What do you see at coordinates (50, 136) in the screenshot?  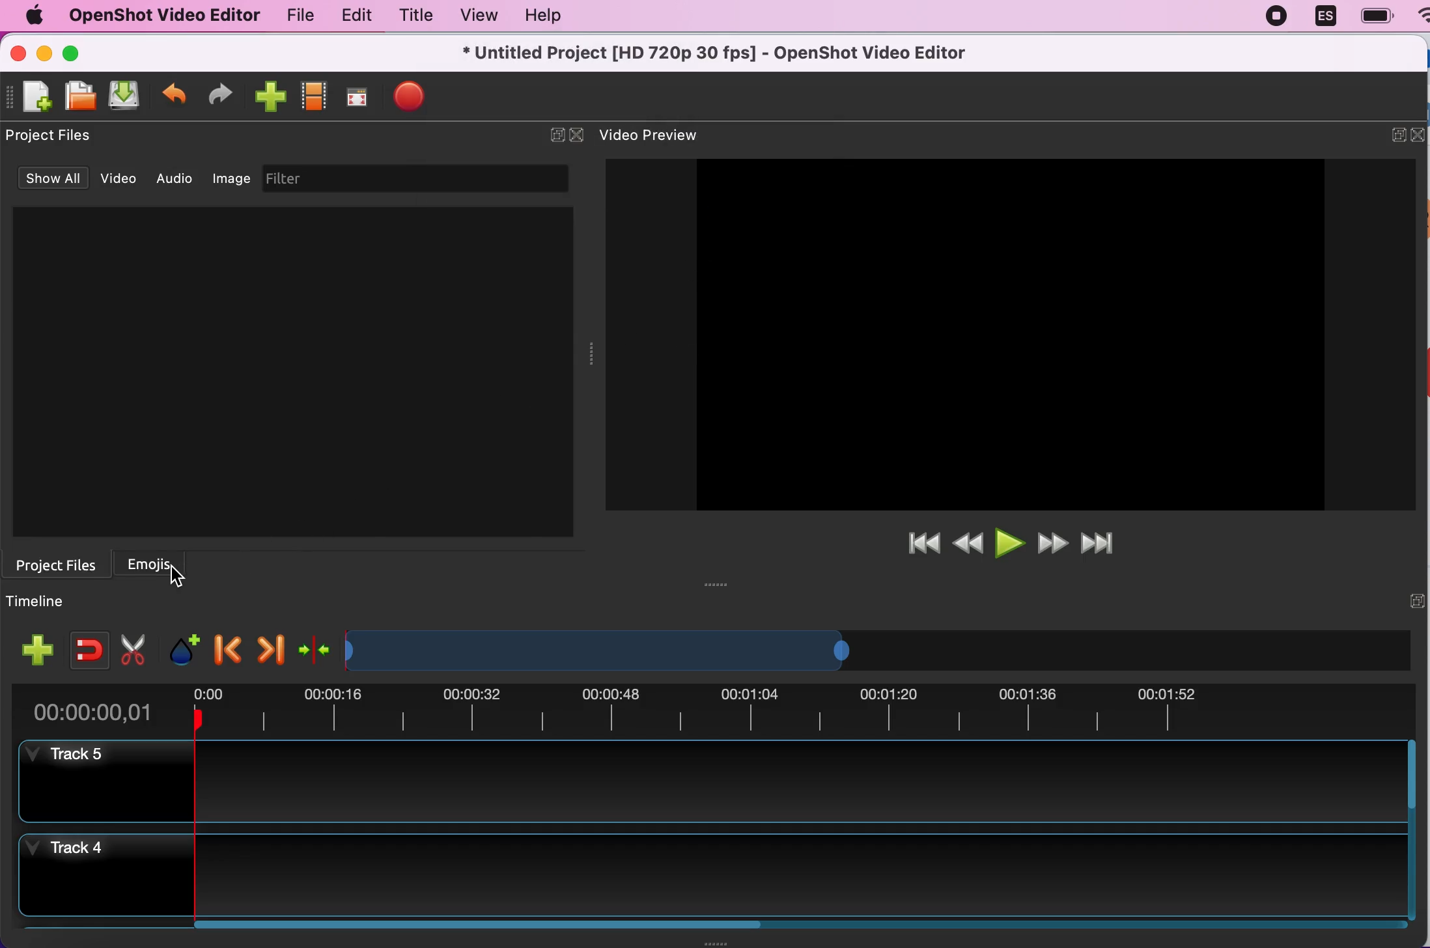 I see `project files` at bounding box center [50, 136].